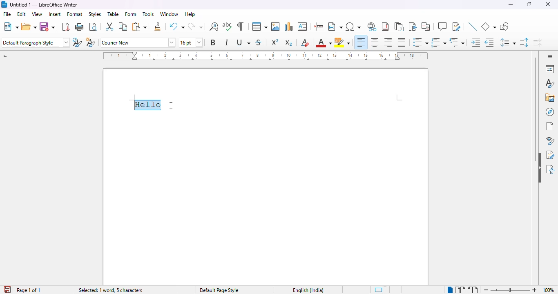 The height and width of the screenshot is (294, 558). What do you see at coordinates (29, 290) in the screenshot?
I see `page of 1 of 1` at bounding box center [29, 290].